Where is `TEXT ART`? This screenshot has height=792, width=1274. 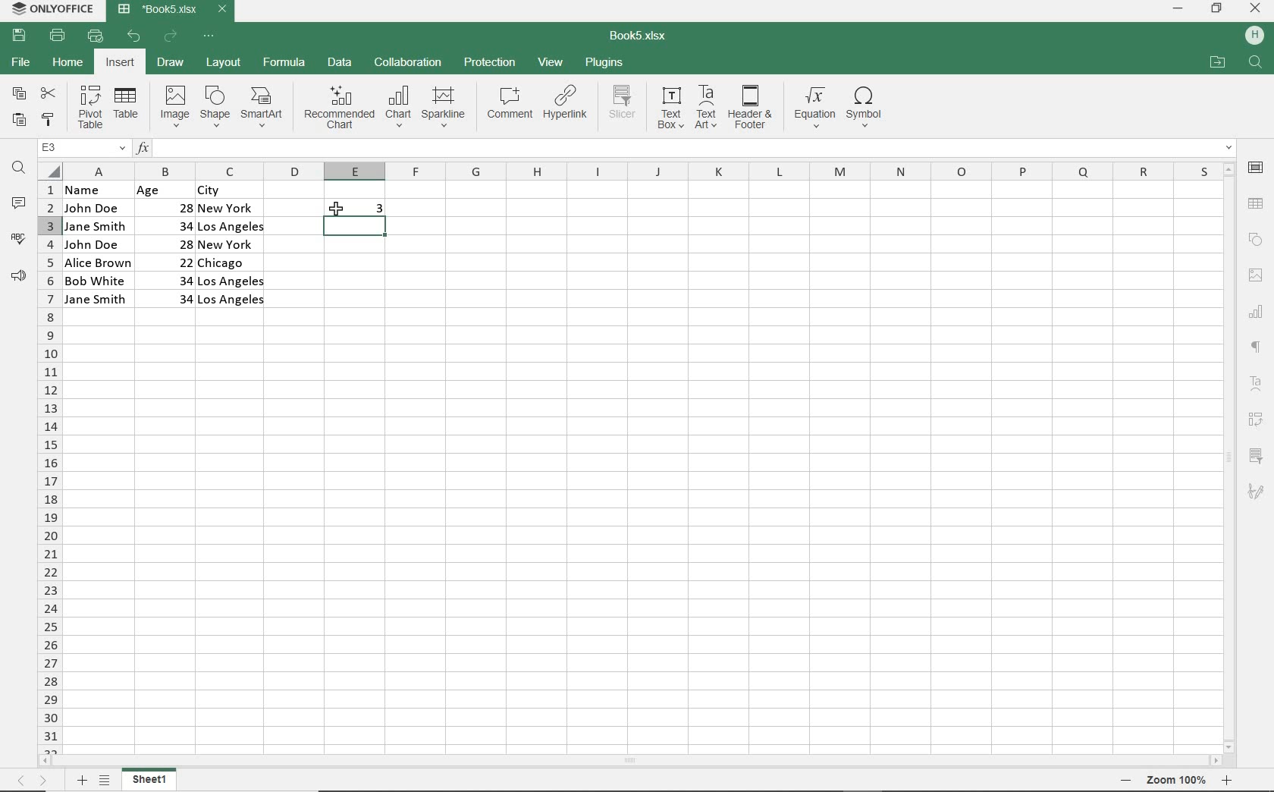
TEXT ART is located at coordinates (1257, 380).